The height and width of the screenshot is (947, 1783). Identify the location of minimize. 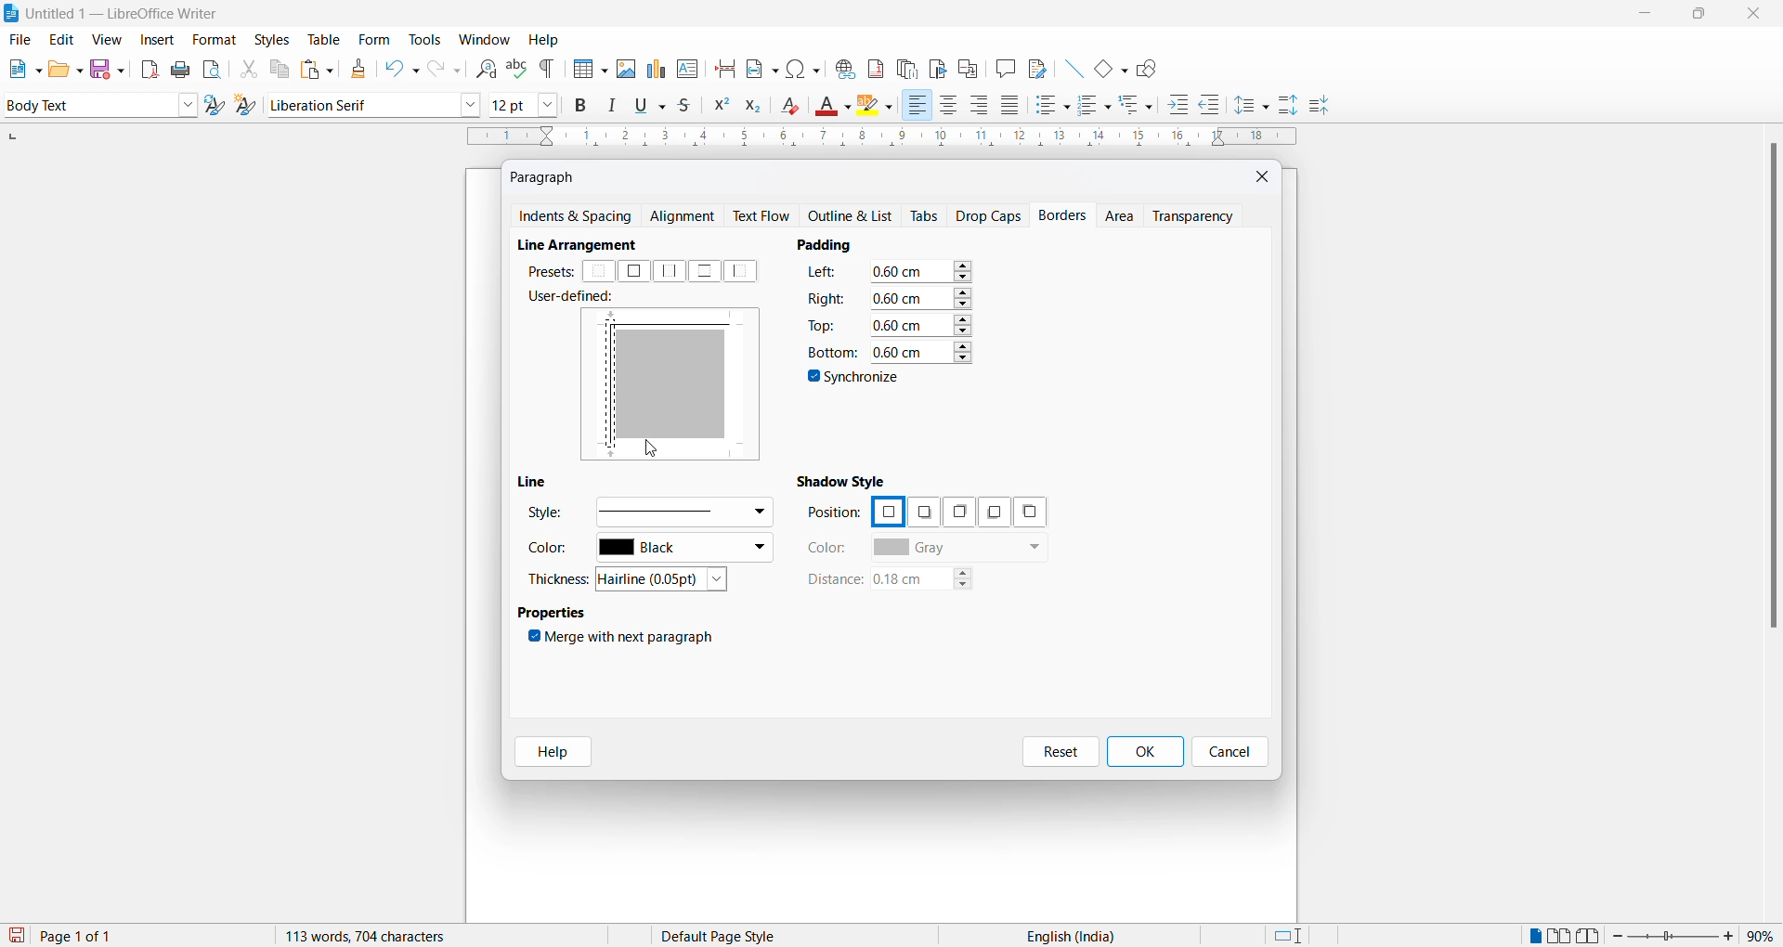
(1643, 17).